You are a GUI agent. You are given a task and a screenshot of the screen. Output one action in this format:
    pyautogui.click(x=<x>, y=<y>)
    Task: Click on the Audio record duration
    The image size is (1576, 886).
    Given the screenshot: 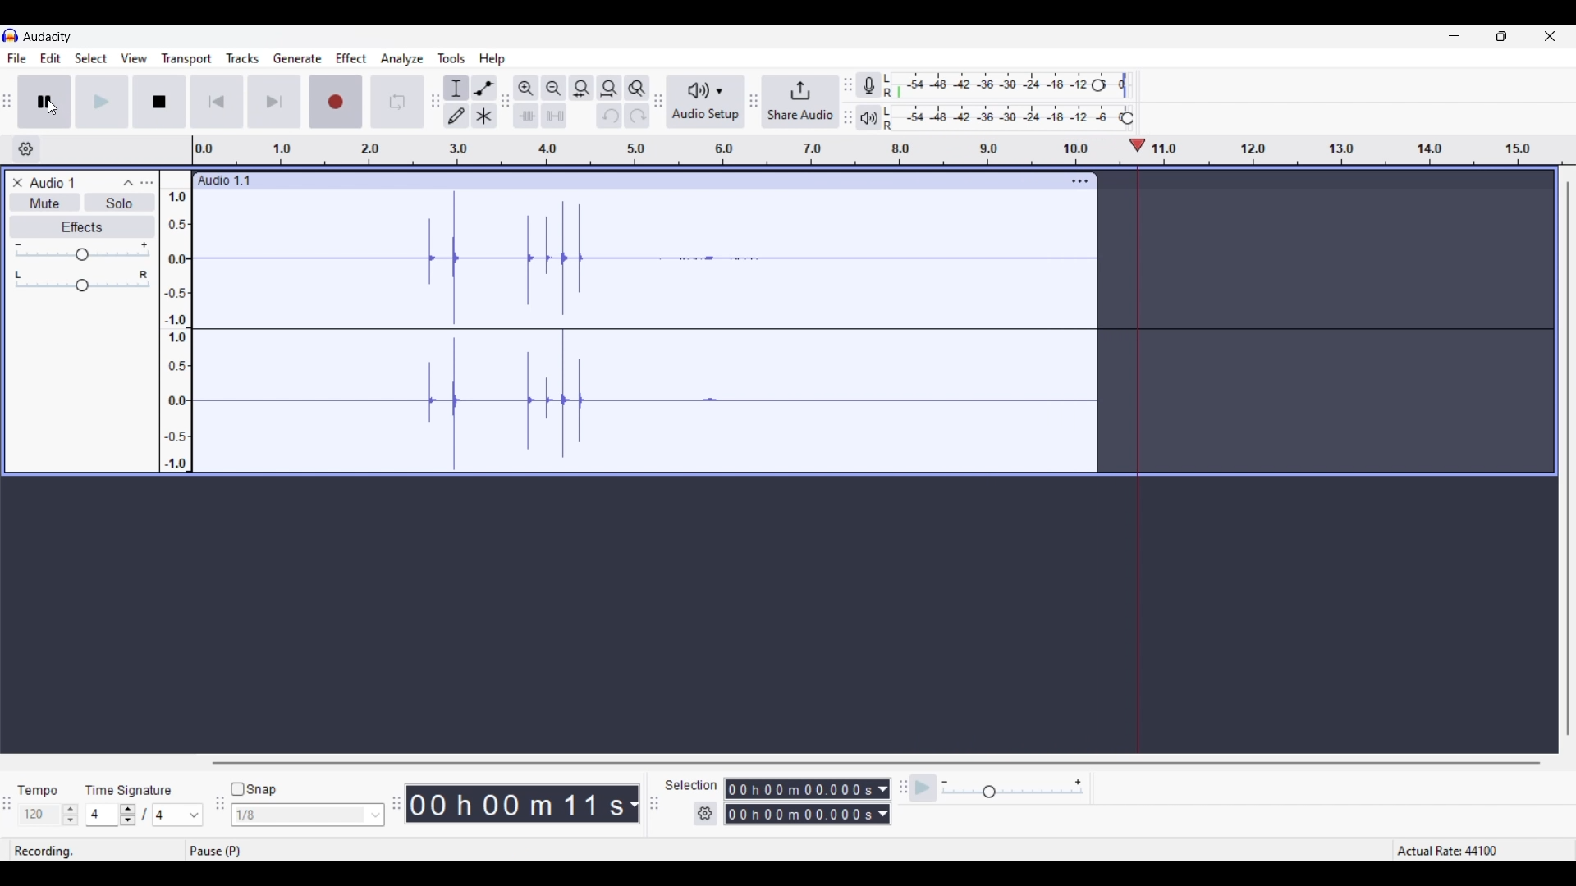 What is the action you would take?
    pyautogui.click(x=517, y=805)
    